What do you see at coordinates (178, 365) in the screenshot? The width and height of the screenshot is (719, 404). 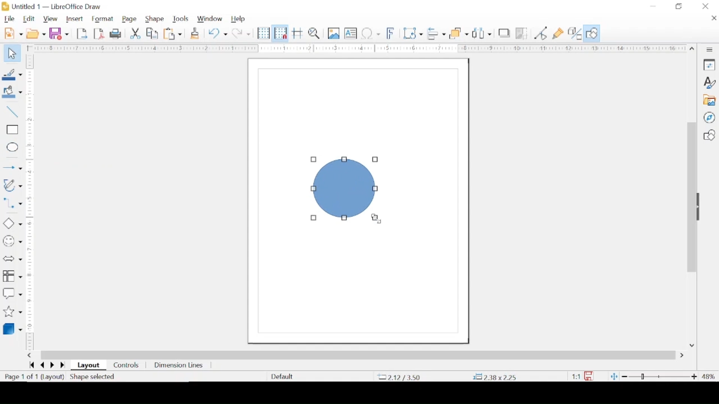 I see `dimension lines` at bounding box center [178, 365].